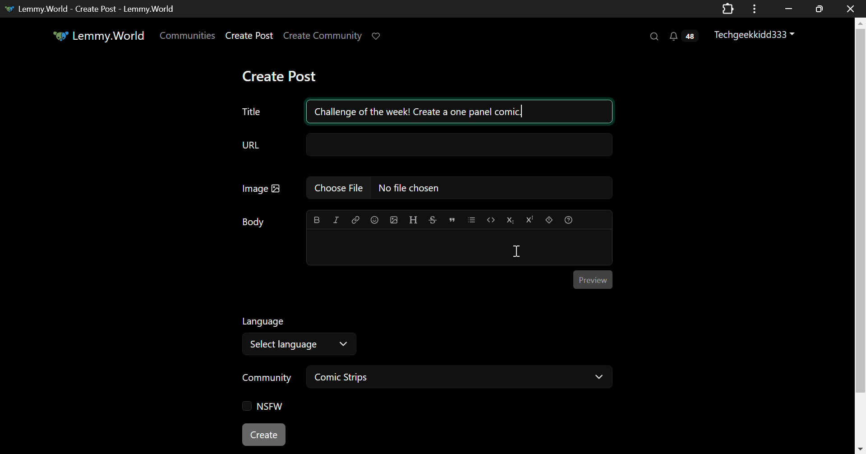 This screenshot has width=866, height=454. What do you see at coordinates (820, 9) in the screenshot?
I see `Minimize Window` at bounding box center [820, 9].